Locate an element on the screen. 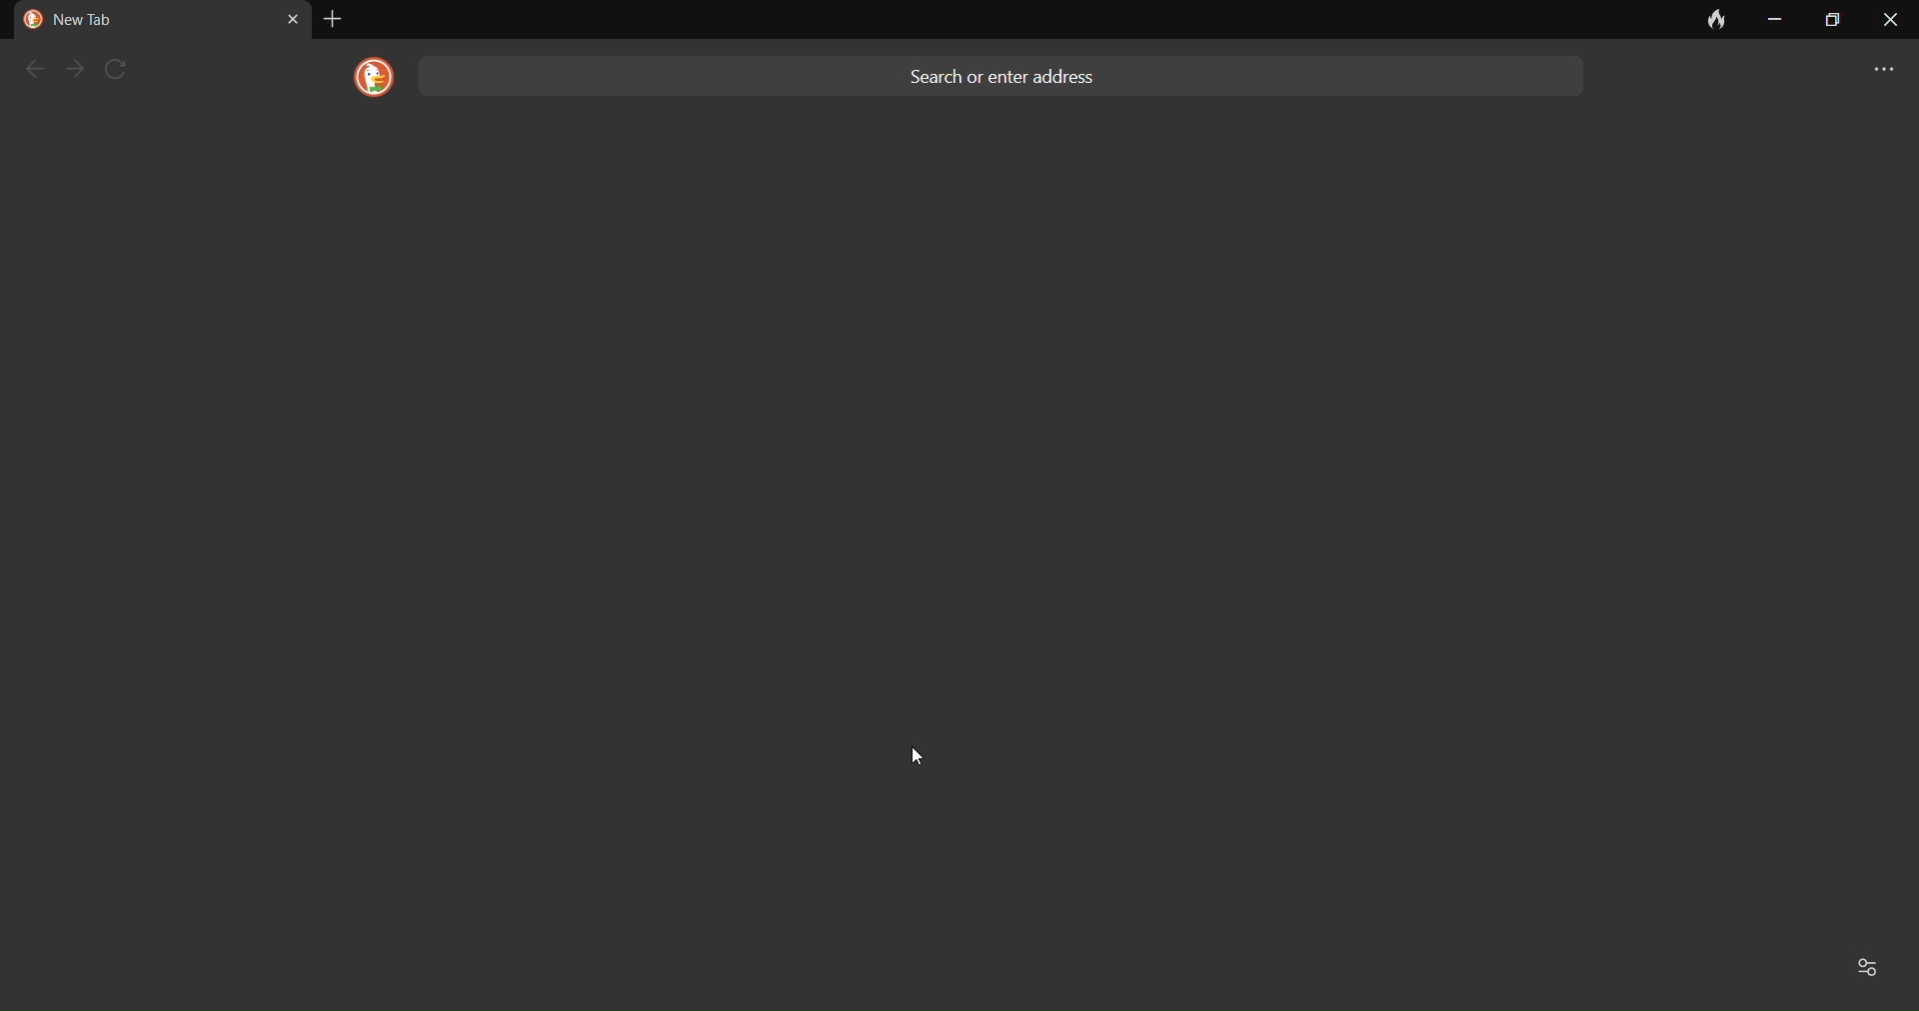  more is located at coordinates (1873, 72).